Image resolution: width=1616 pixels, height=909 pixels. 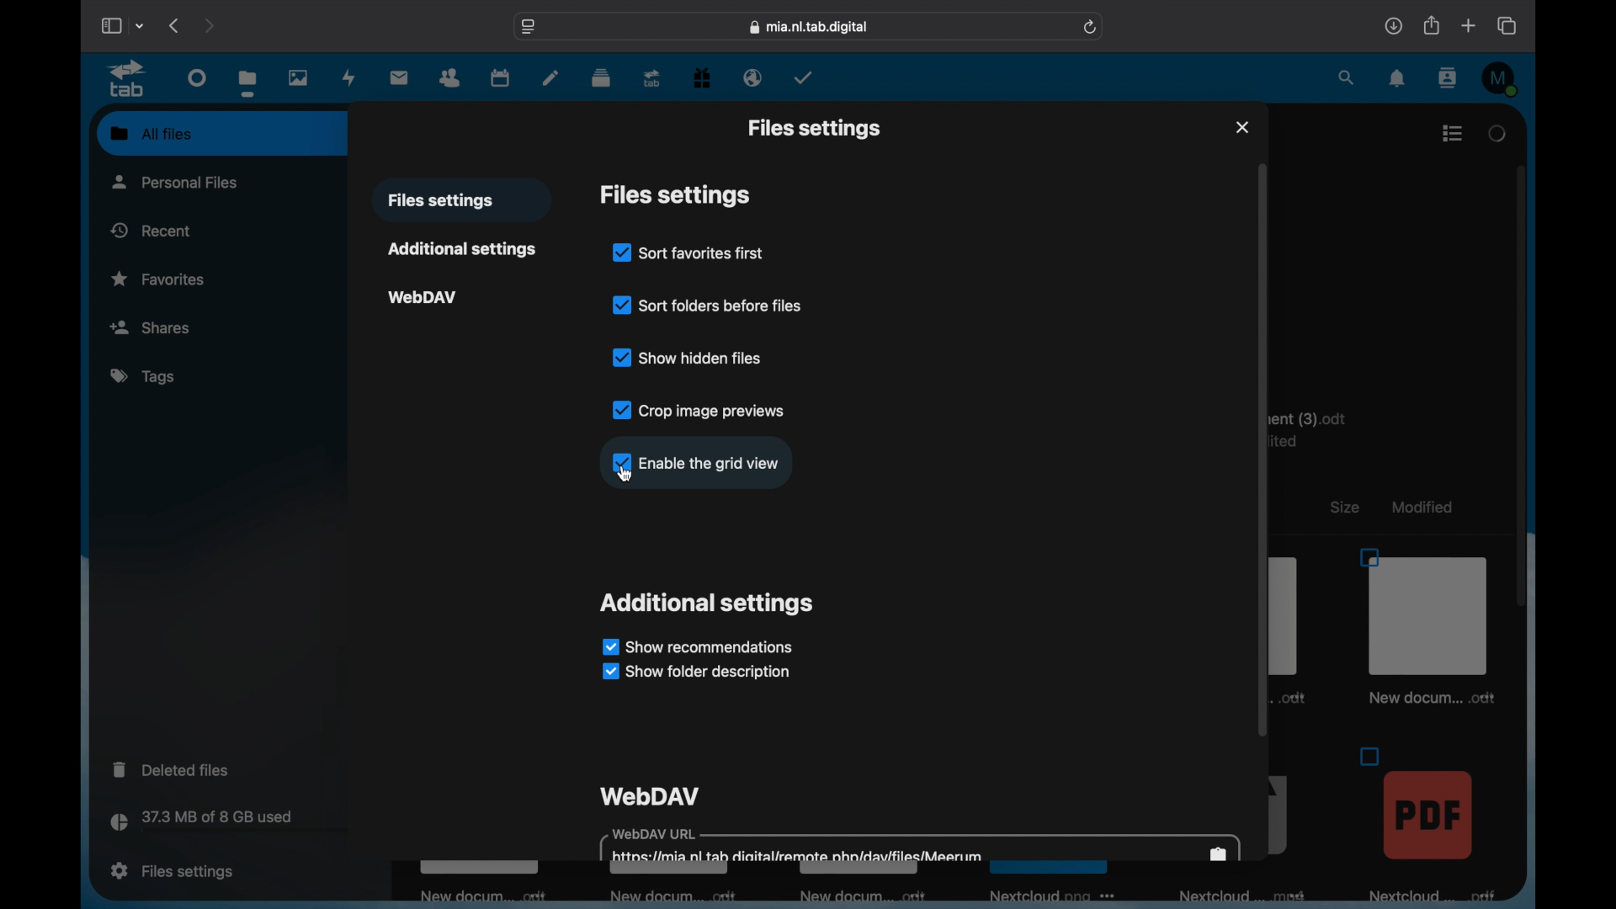 I want to click on show sidebar, so click(x=109, y=25).